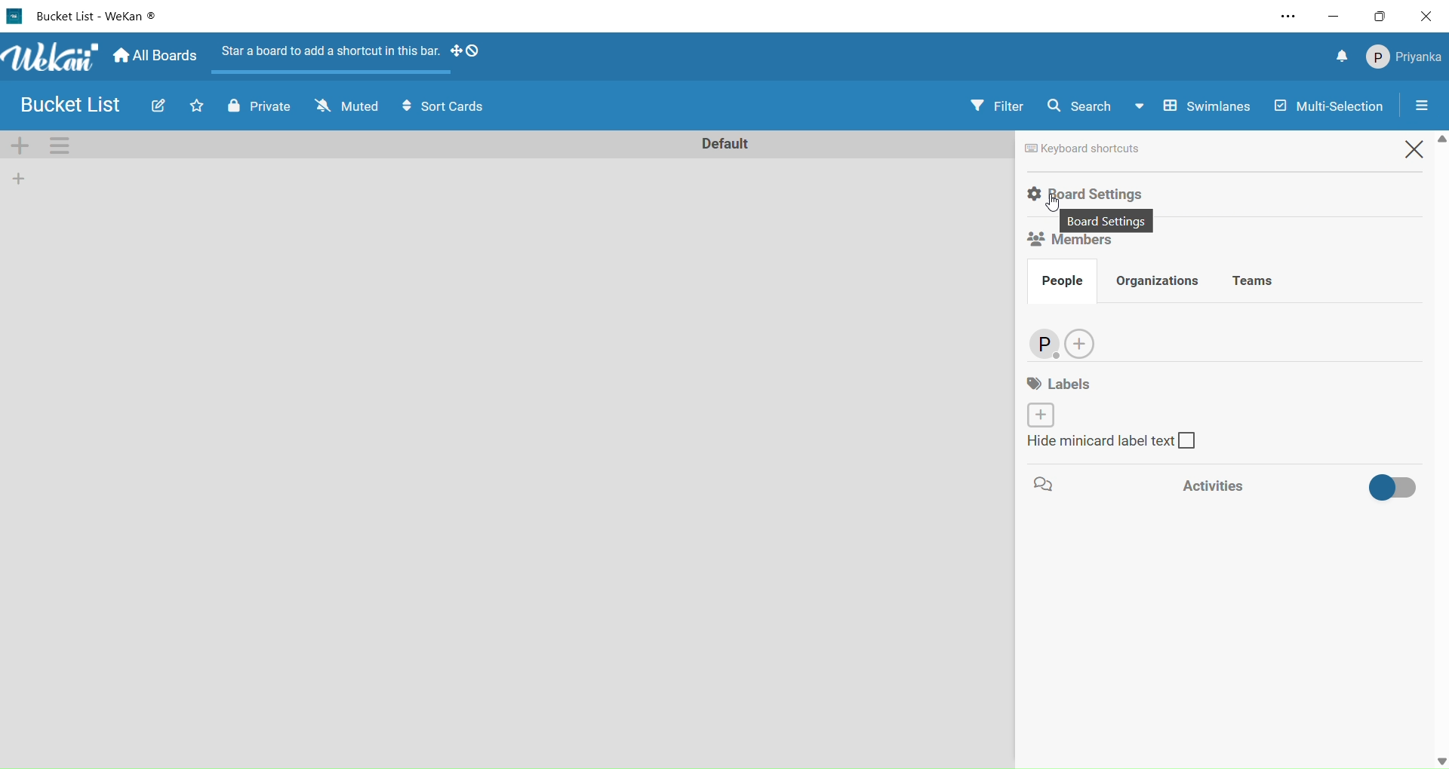 The height and width of the screenshot is (769, 1449). What do you see at coordinates (1044, 343) in the screenshot?
I see `admin` at bounding box center [1044, 343].